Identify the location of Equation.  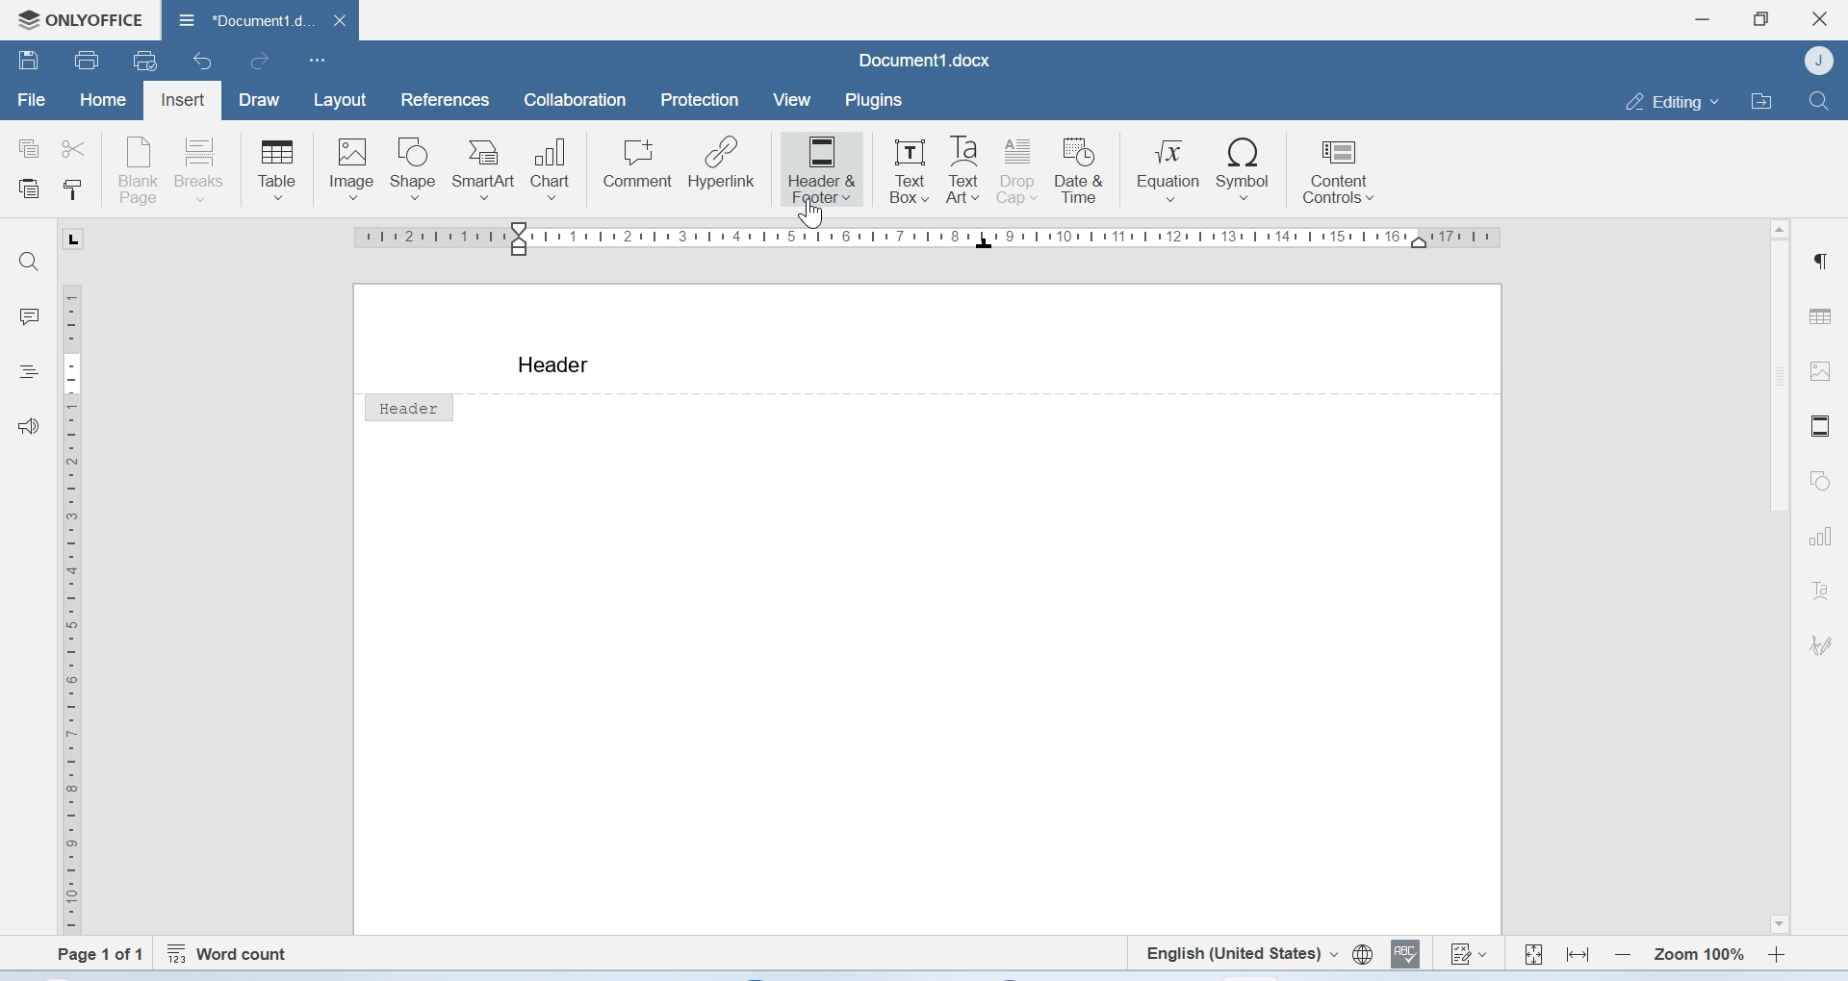
(1169, 169).